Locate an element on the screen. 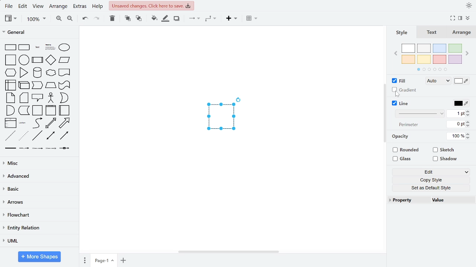 The image size is (476, 267). vertical scroll bar is located at coordinates (384, 115).